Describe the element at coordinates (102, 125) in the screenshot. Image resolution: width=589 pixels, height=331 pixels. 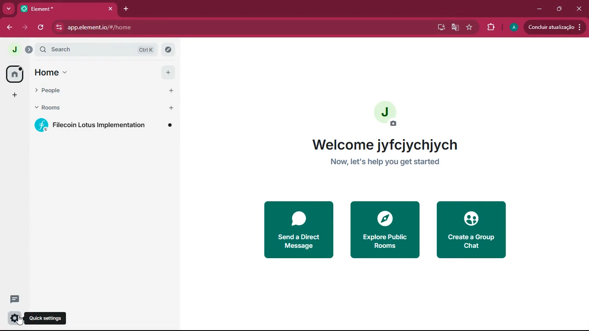
I see `Filecoin Lotus Implementation` at that location.